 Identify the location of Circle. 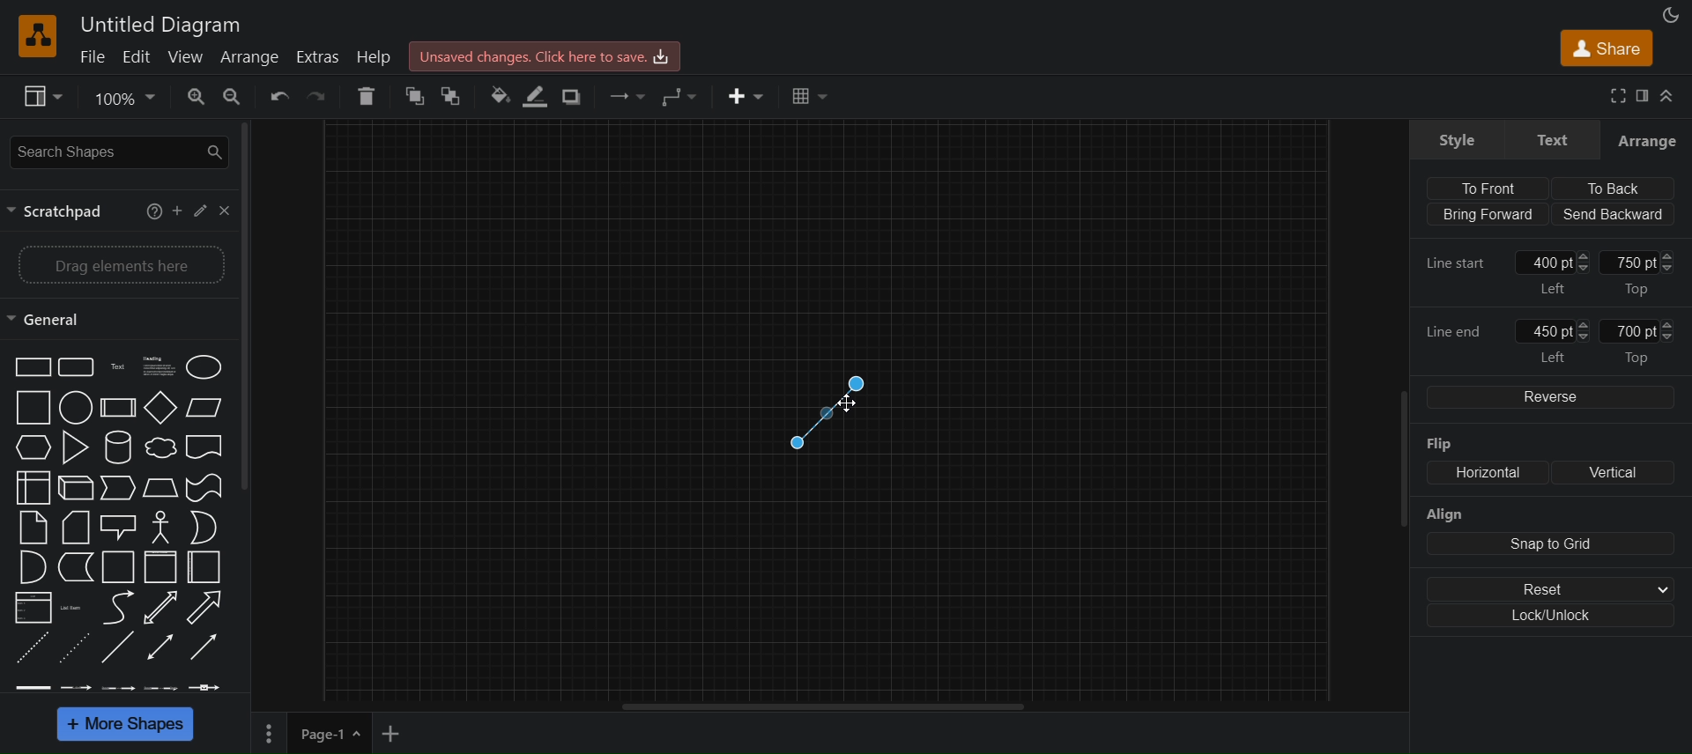
(75, 408).